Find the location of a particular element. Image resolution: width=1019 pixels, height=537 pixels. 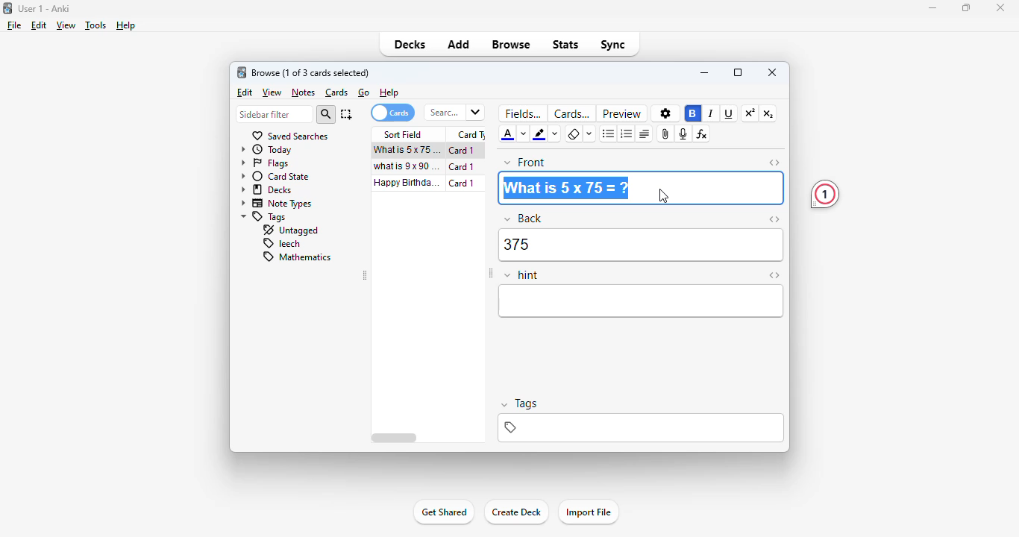

bold is located at coordinates (693, 113).